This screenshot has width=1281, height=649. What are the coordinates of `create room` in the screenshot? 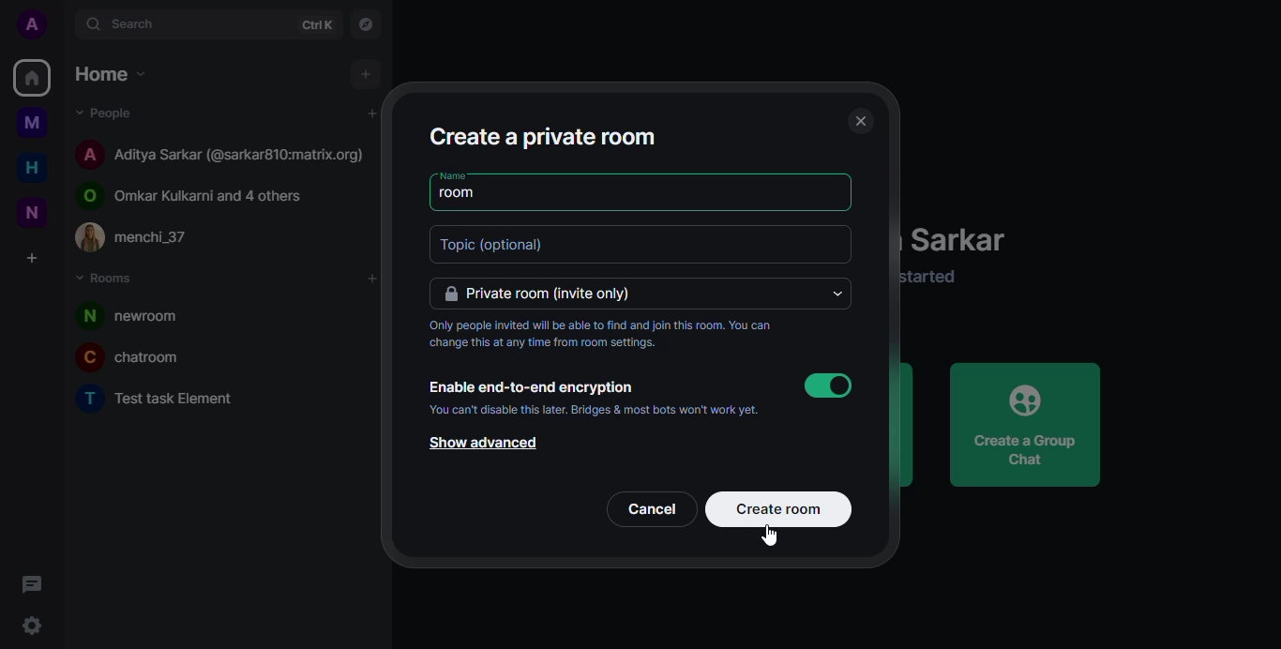 It's located at (780, 508).